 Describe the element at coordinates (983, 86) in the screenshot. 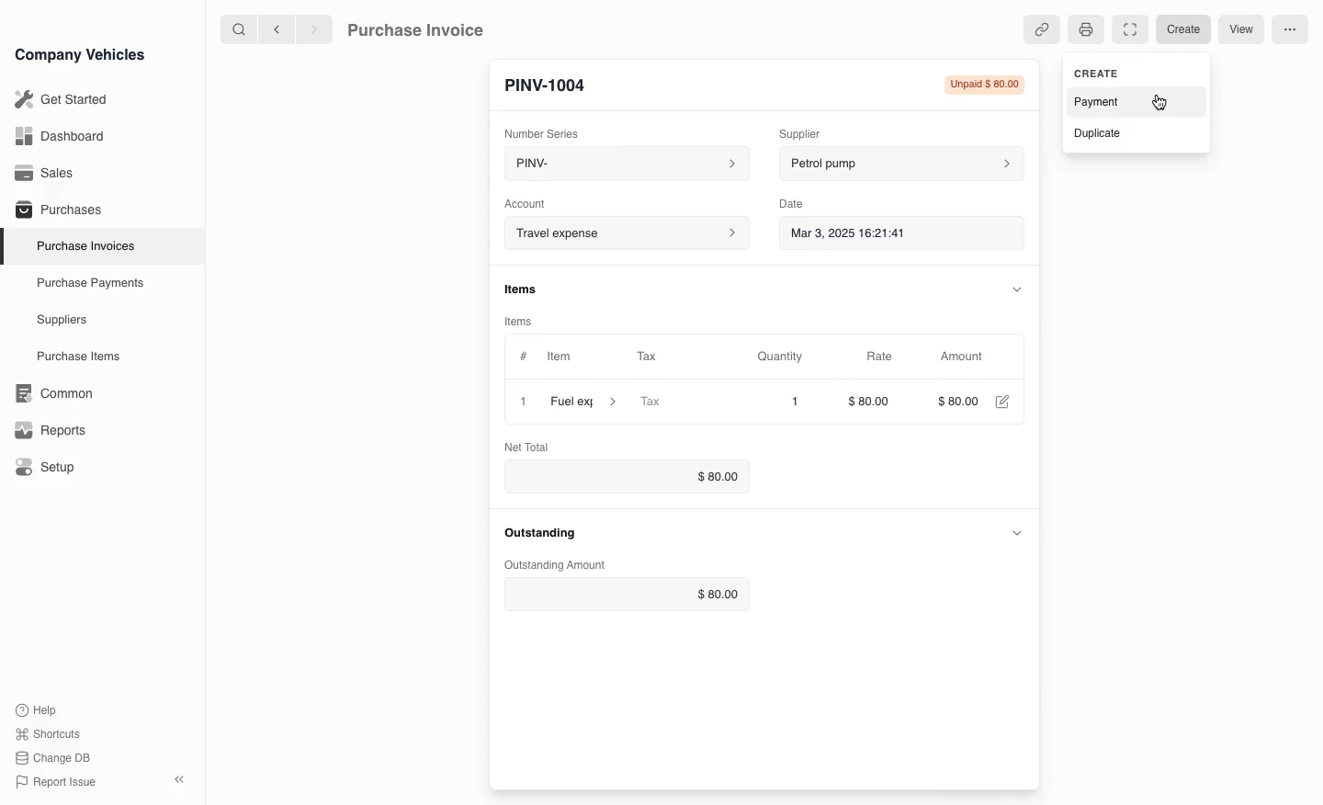

I see `not submitted` at that location.